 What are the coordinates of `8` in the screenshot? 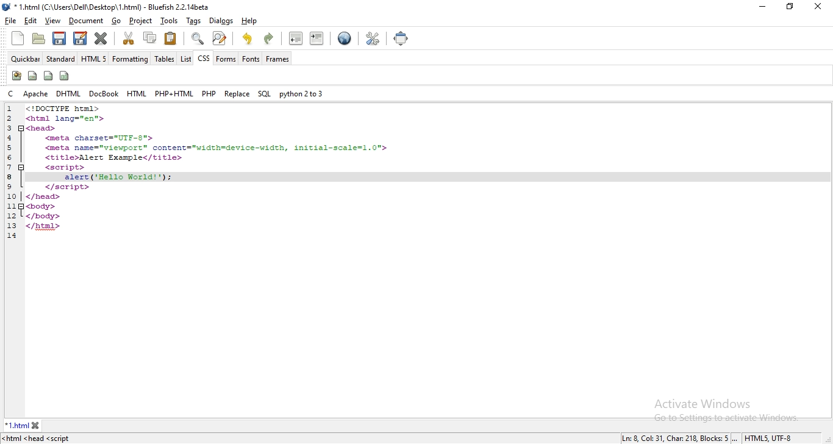 It's located at (9, 177).